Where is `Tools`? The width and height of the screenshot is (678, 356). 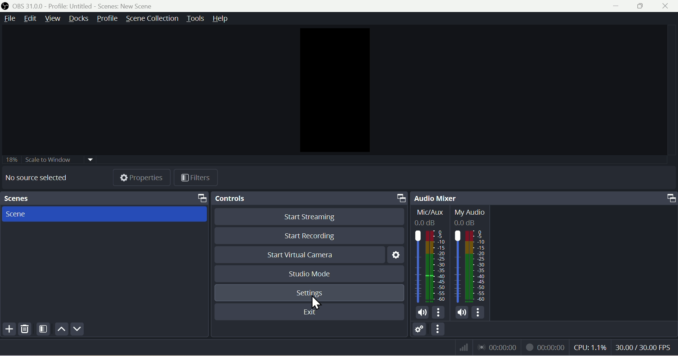 Tools is located at coordinates (195, 19).